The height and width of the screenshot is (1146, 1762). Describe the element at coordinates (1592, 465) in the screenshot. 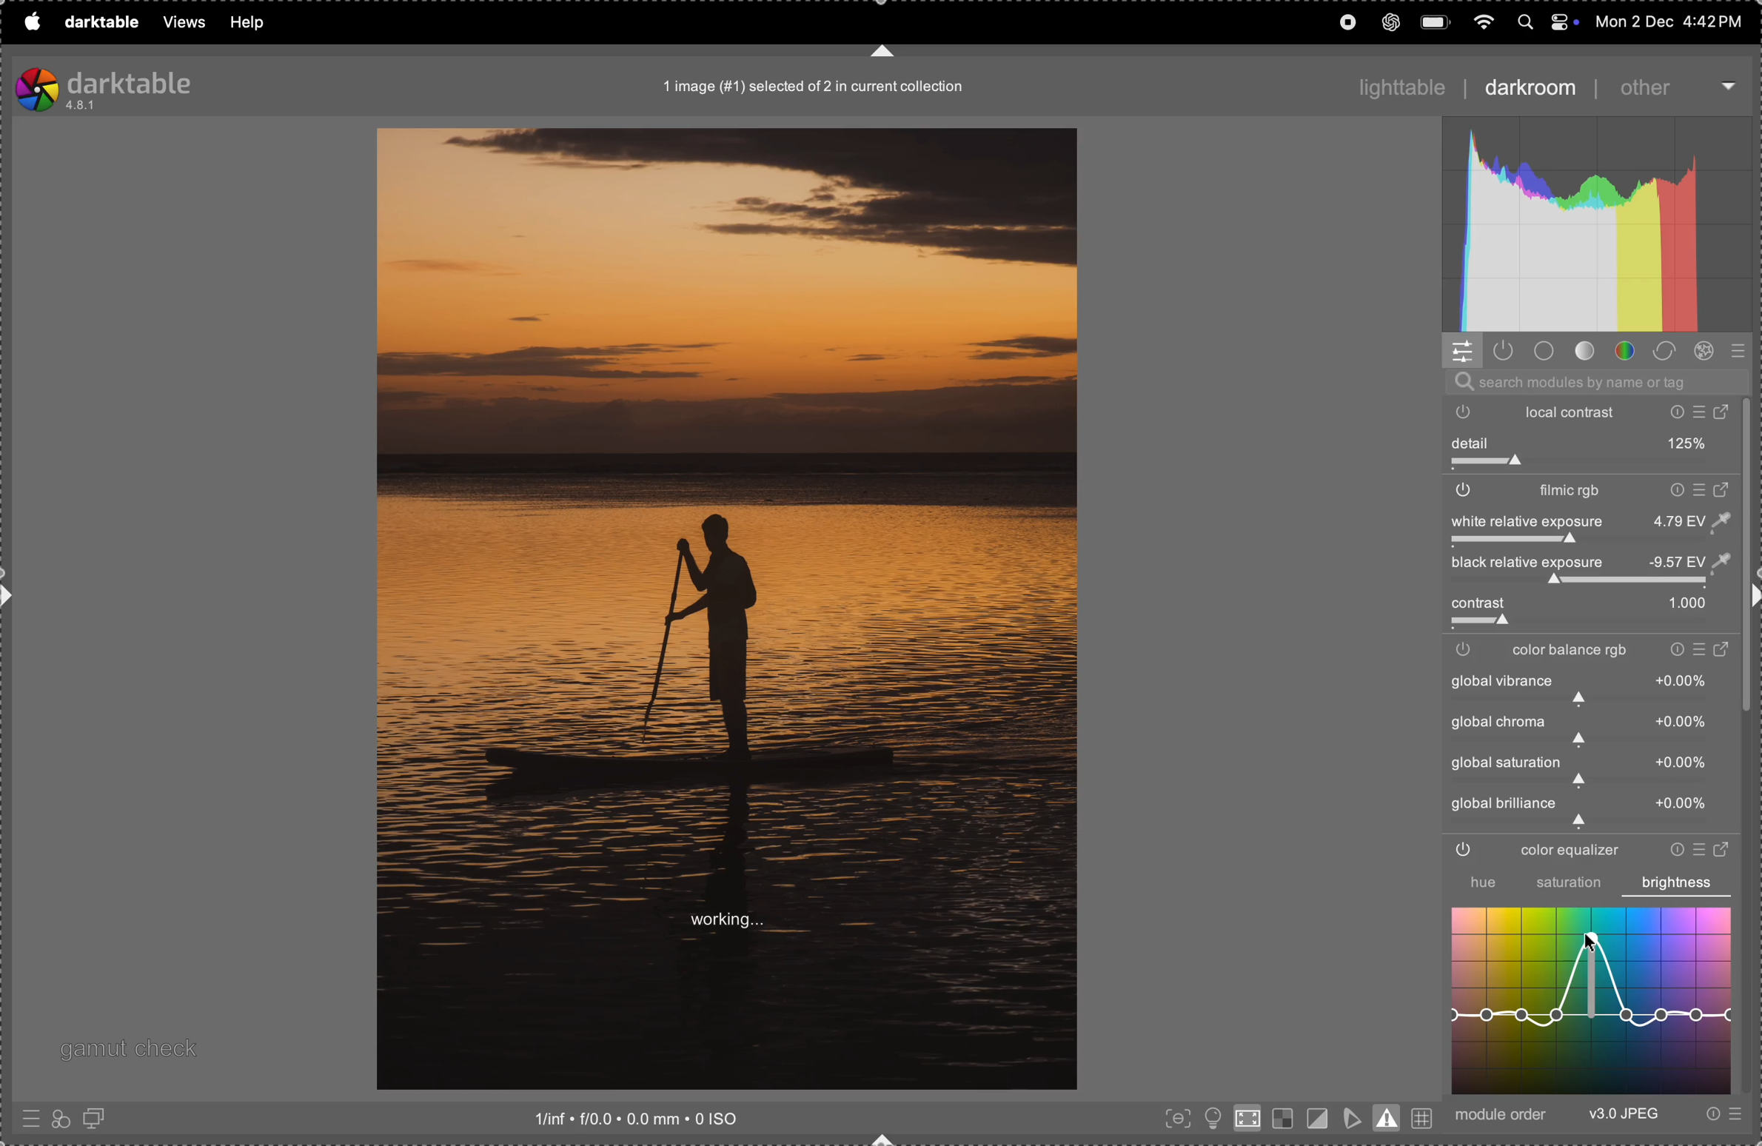

I see `toggle bar` at that location.